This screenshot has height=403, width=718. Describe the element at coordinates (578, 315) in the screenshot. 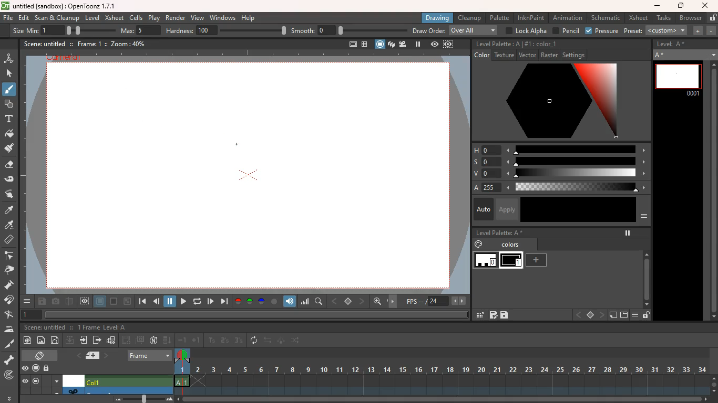

I see `back` at that location.